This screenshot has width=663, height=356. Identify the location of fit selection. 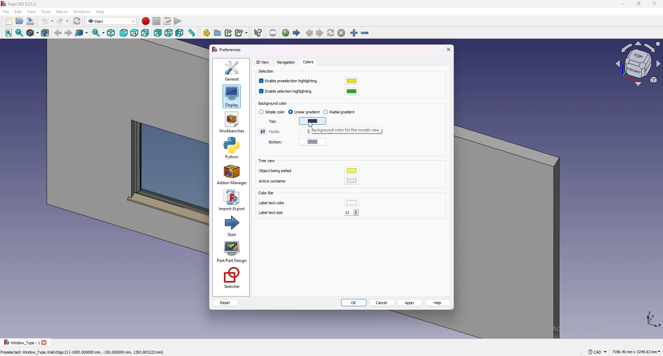
(19, 33).